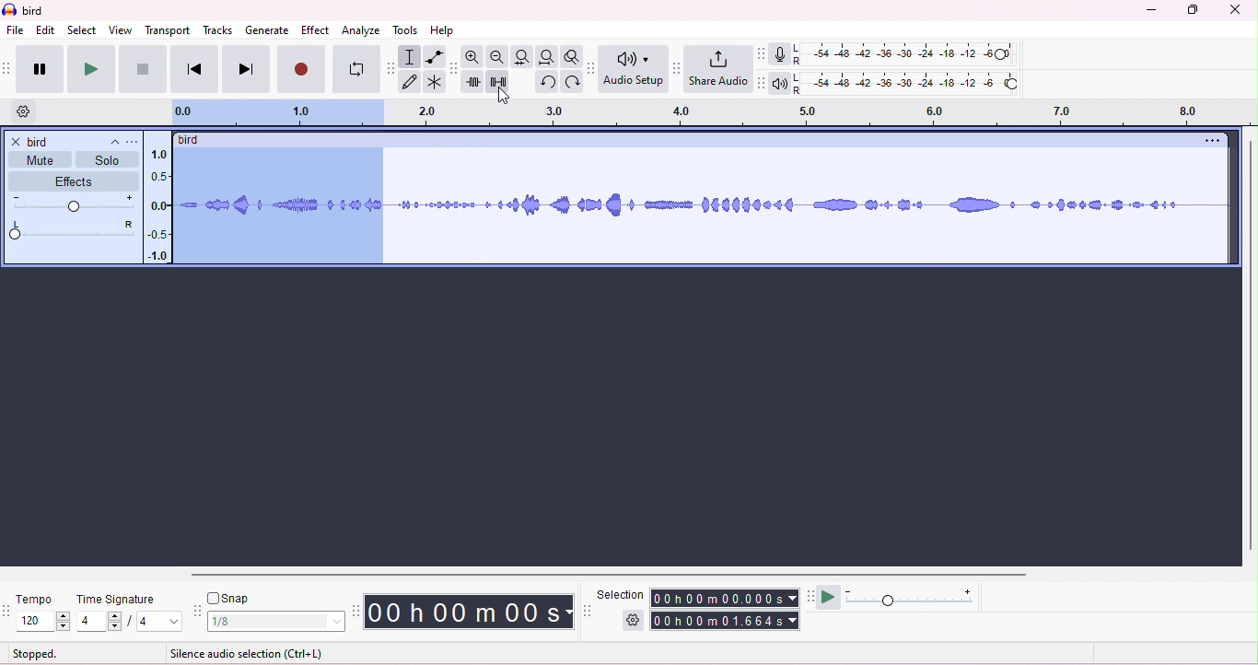 This screenshot has width=1258, height=665. I want to click on close, so click(1234, 9).